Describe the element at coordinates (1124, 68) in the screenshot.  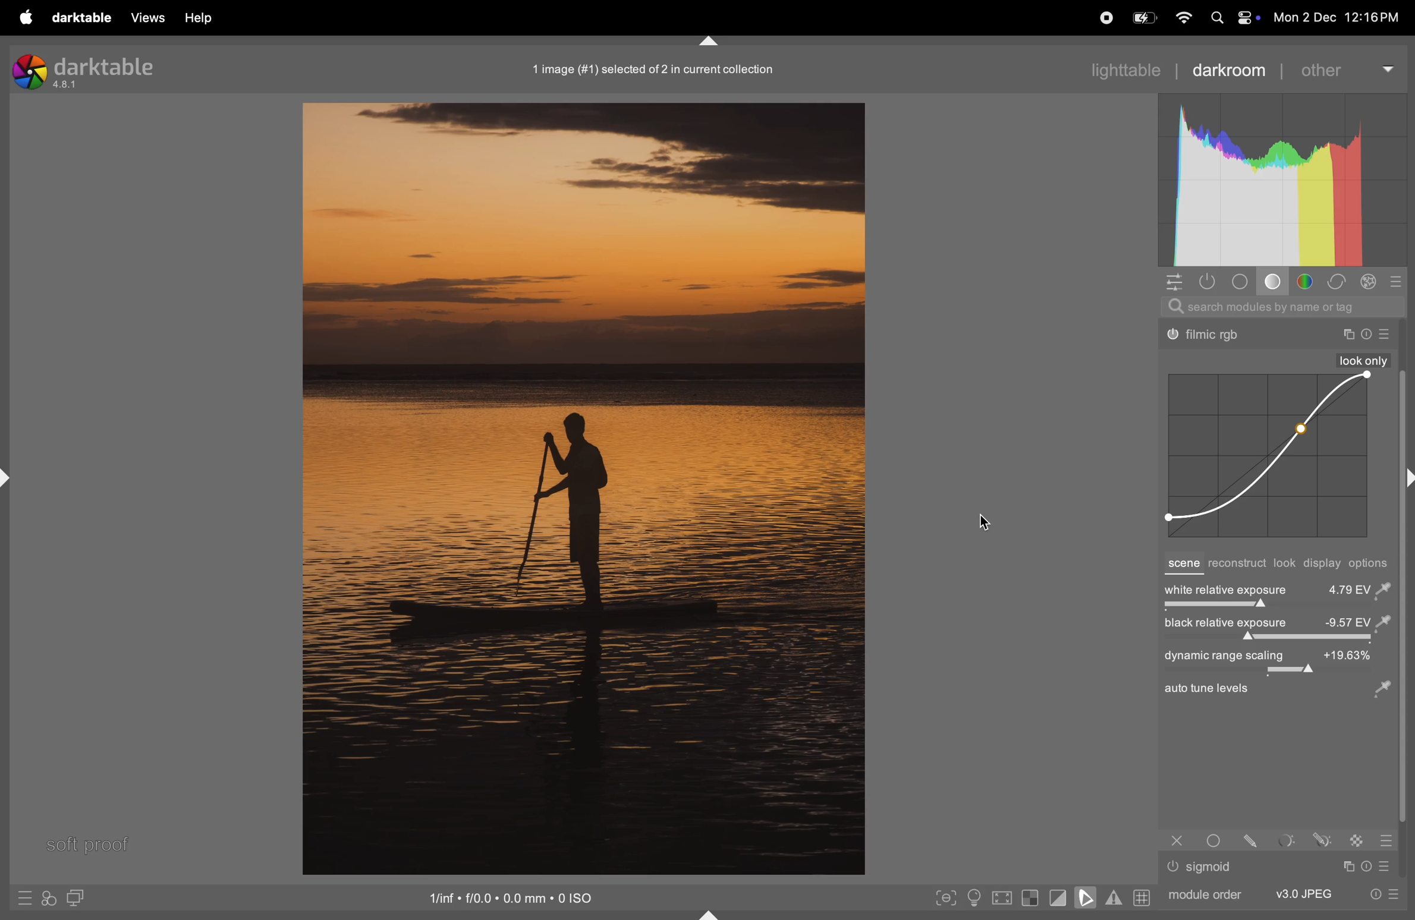
I see `lighttable` at that location.